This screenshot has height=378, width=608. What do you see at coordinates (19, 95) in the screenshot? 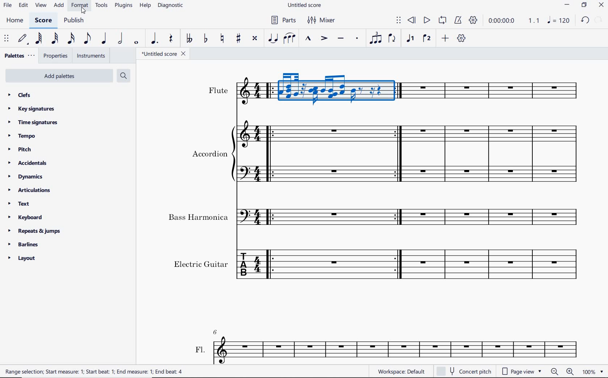
I see `clefs` at bounding box center [19, 95].